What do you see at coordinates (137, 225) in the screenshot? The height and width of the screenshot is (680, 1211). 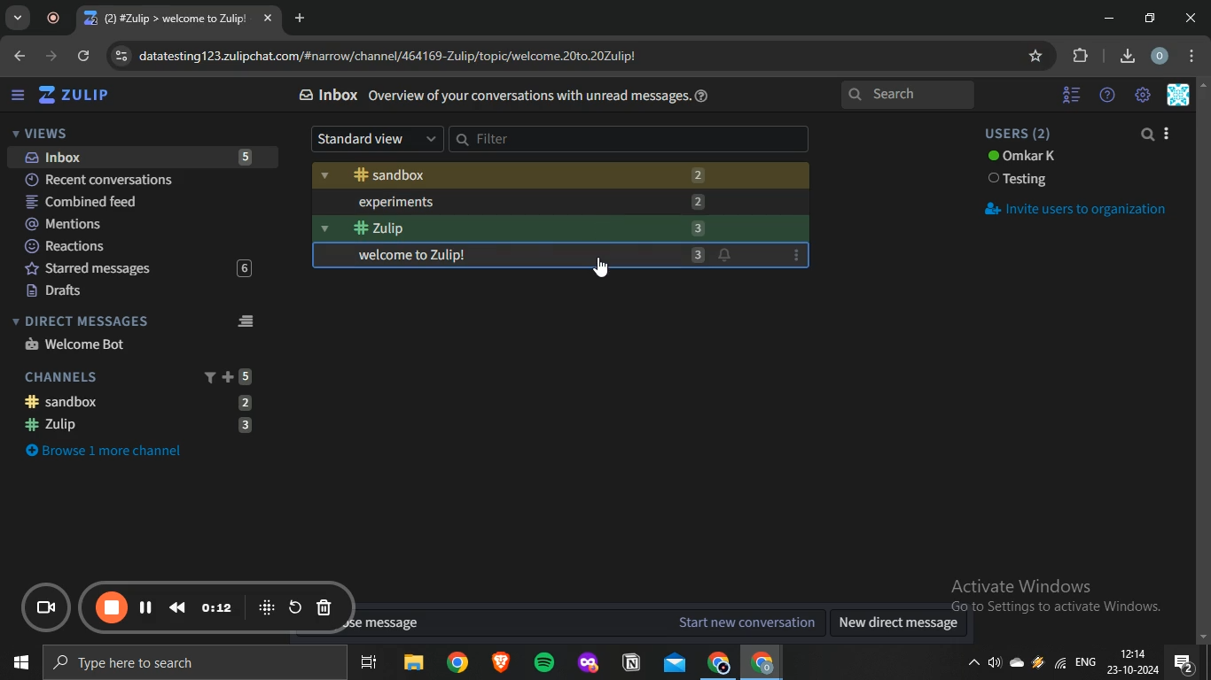 I see `mentions` at bounding box center [137, 225].